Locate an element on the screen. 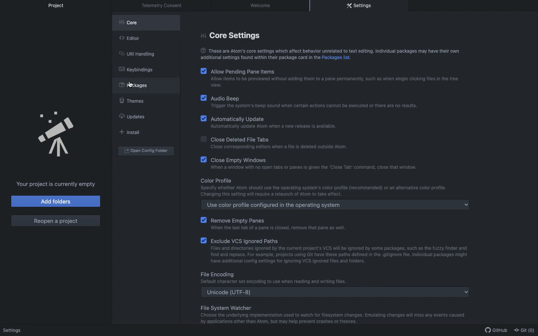  Automatically Update. Automatically update Atom when a new release is available. is located at coordinates (272, 124).